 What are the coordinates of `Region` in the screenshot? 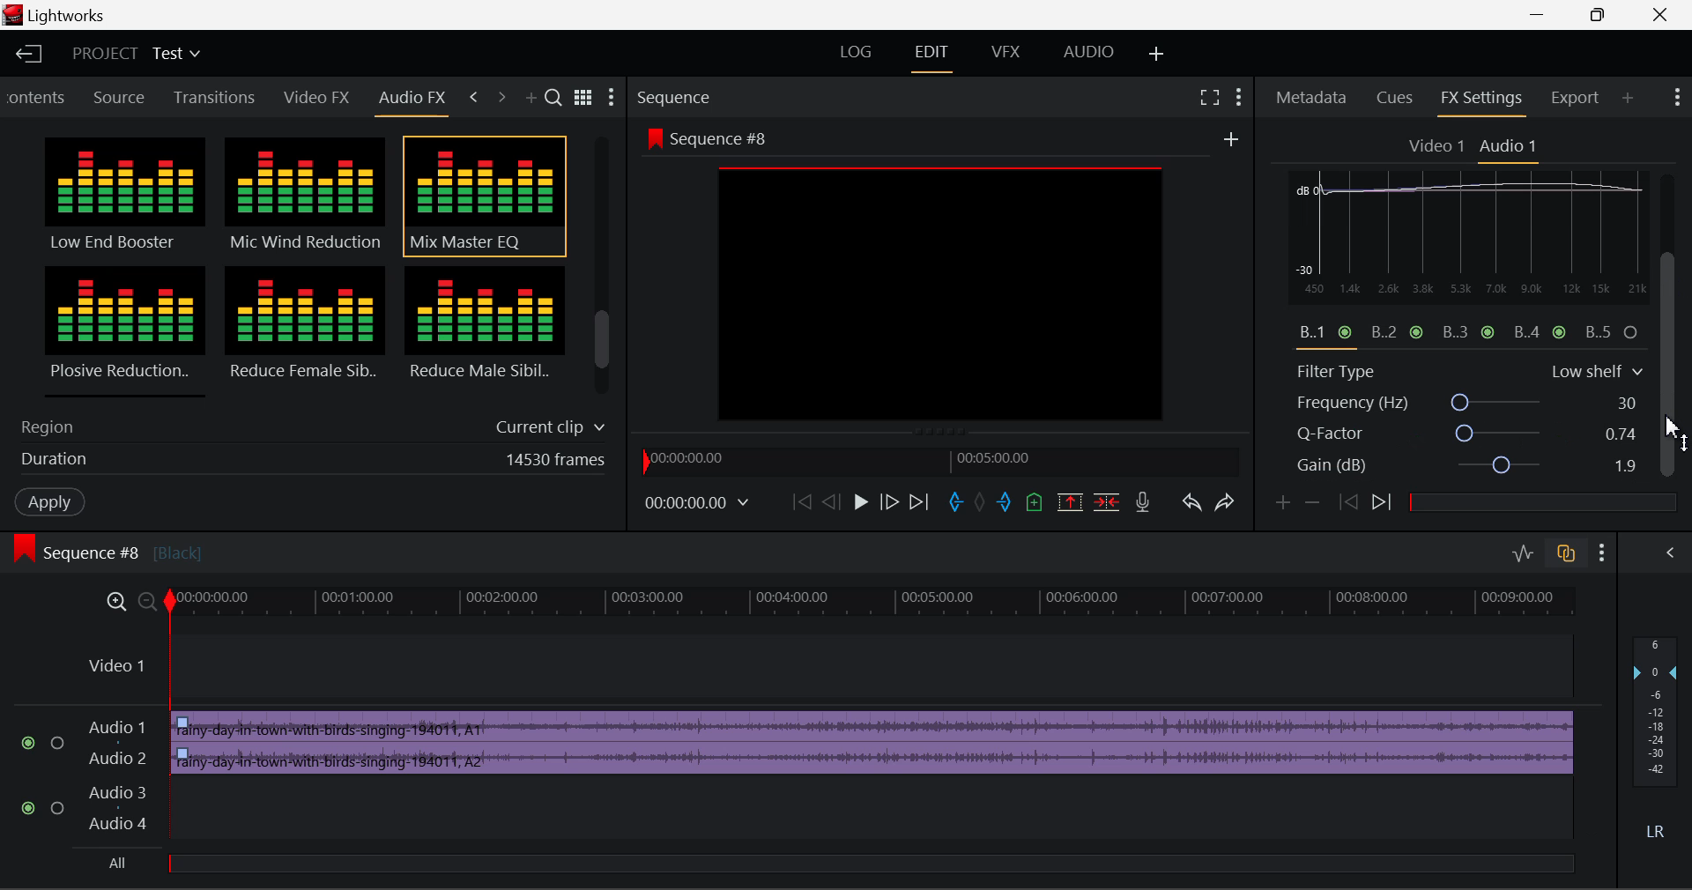 It's located at (308, 424).